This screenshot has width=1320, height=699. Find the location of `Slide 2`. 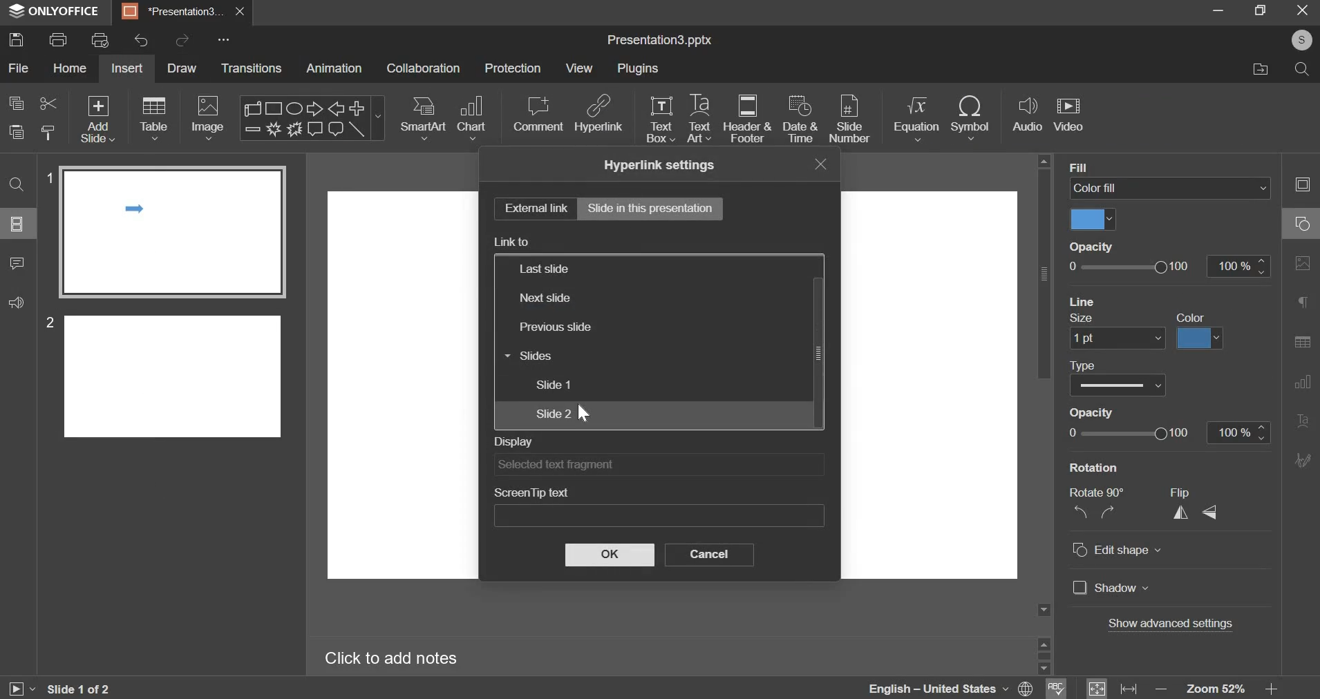

Slide 2 is located at coordinates (579, 414).